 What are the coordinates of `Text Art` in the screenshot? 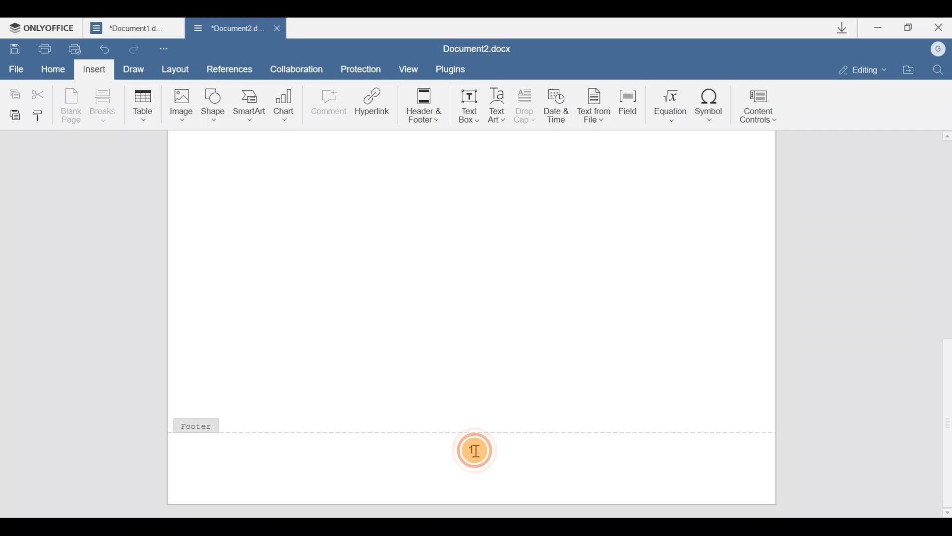 It's located at (499, 103).